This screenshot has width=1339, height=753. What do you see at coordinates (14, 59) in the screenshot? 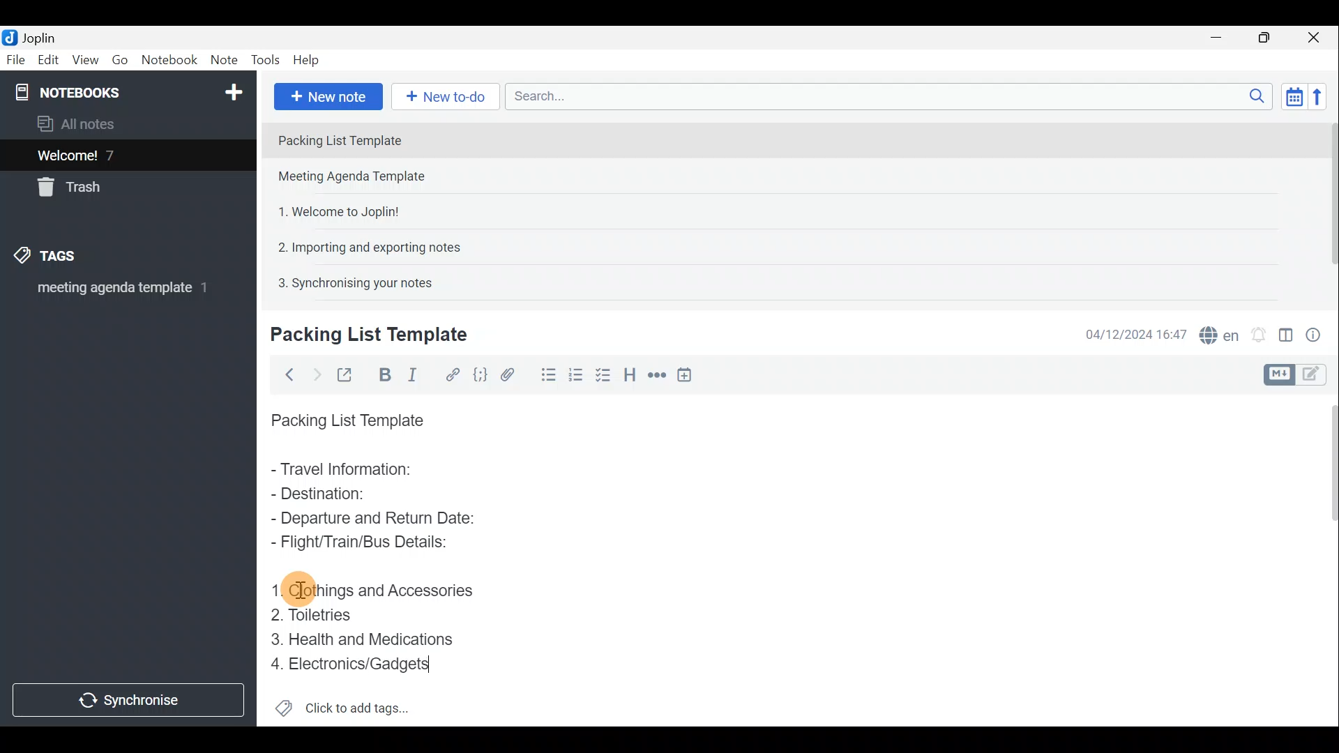
I see `File` at bounding box center [14, 59].